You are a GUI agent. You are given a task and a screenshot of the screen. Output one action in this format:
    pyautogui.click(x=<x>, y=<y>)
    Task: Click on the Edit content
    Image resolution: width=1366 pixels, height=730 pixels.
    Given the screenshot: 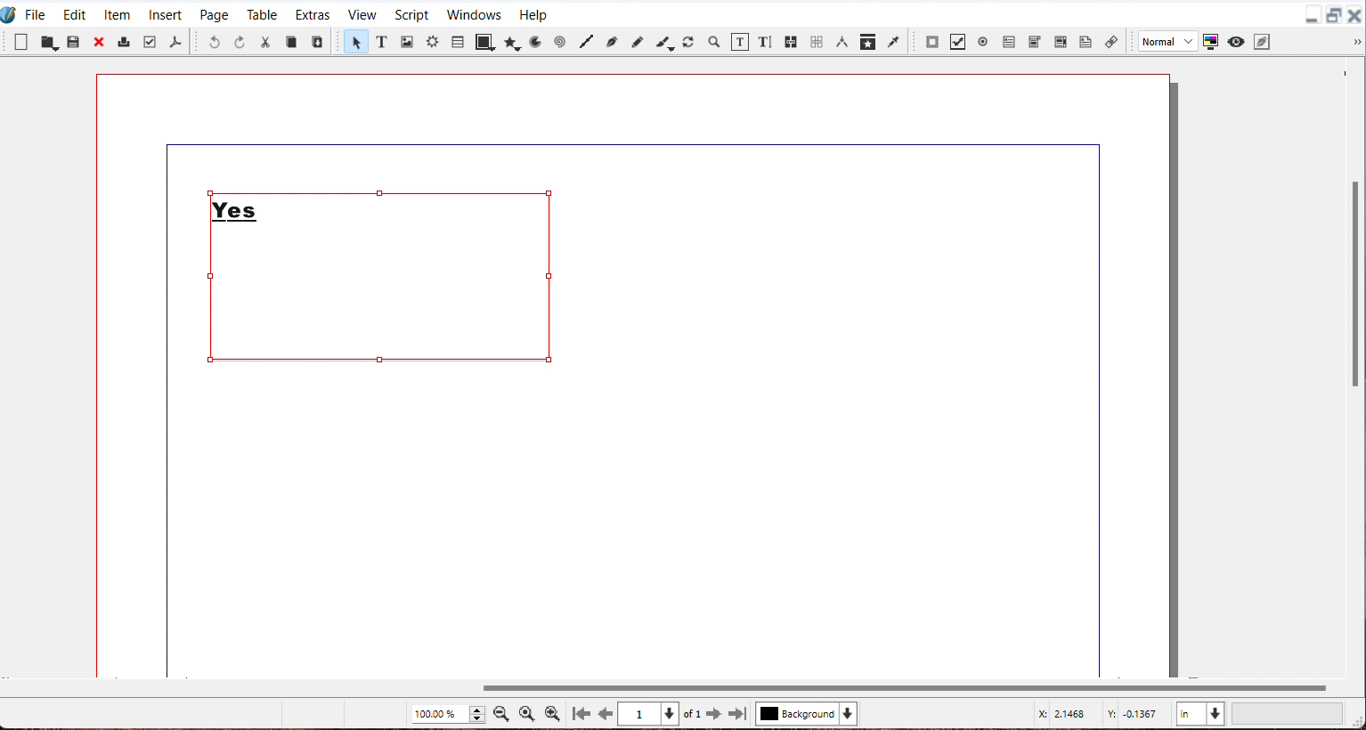 What is the action you would take?
    pyautogui.click(x=741, y=41)
    